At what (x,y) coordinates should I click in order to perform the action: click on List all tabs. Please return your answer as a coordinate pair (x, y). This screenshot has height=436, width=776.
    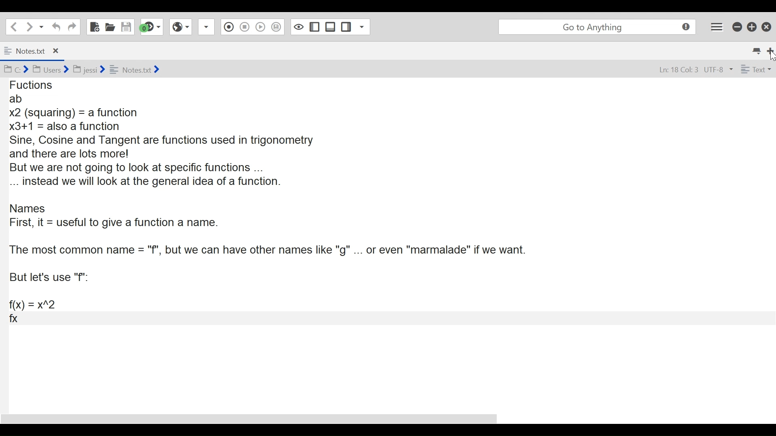
    Looking at the image, I should click on (756, 50).